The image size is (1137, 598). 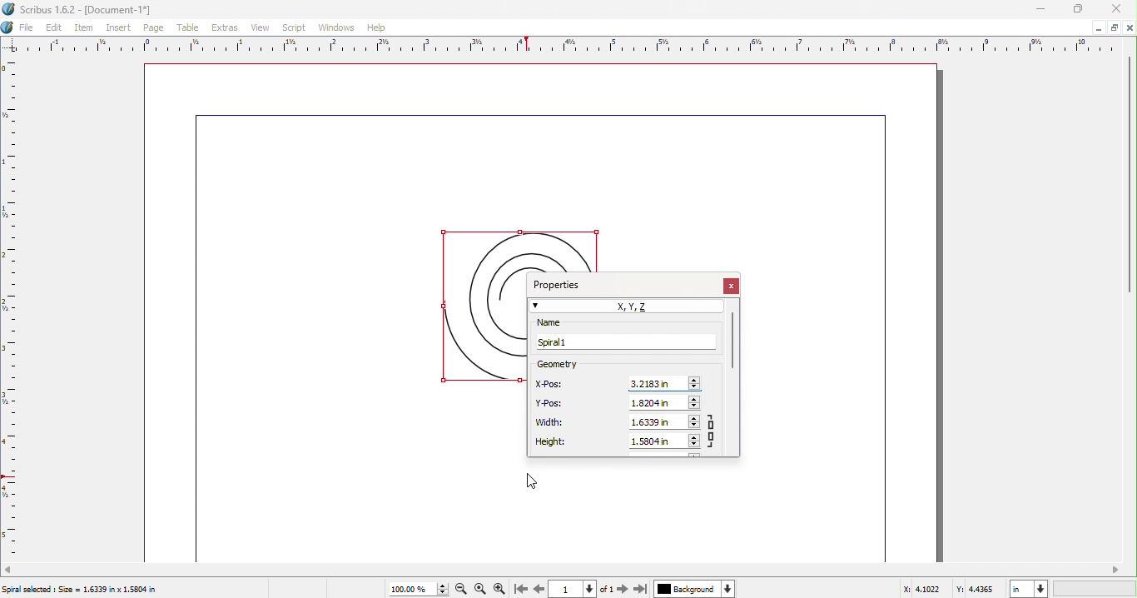 What do you see at coordinates (658, 404) in the screenshot?
I see `Vertical position of current basepoint` at bounding box center [658, 404].